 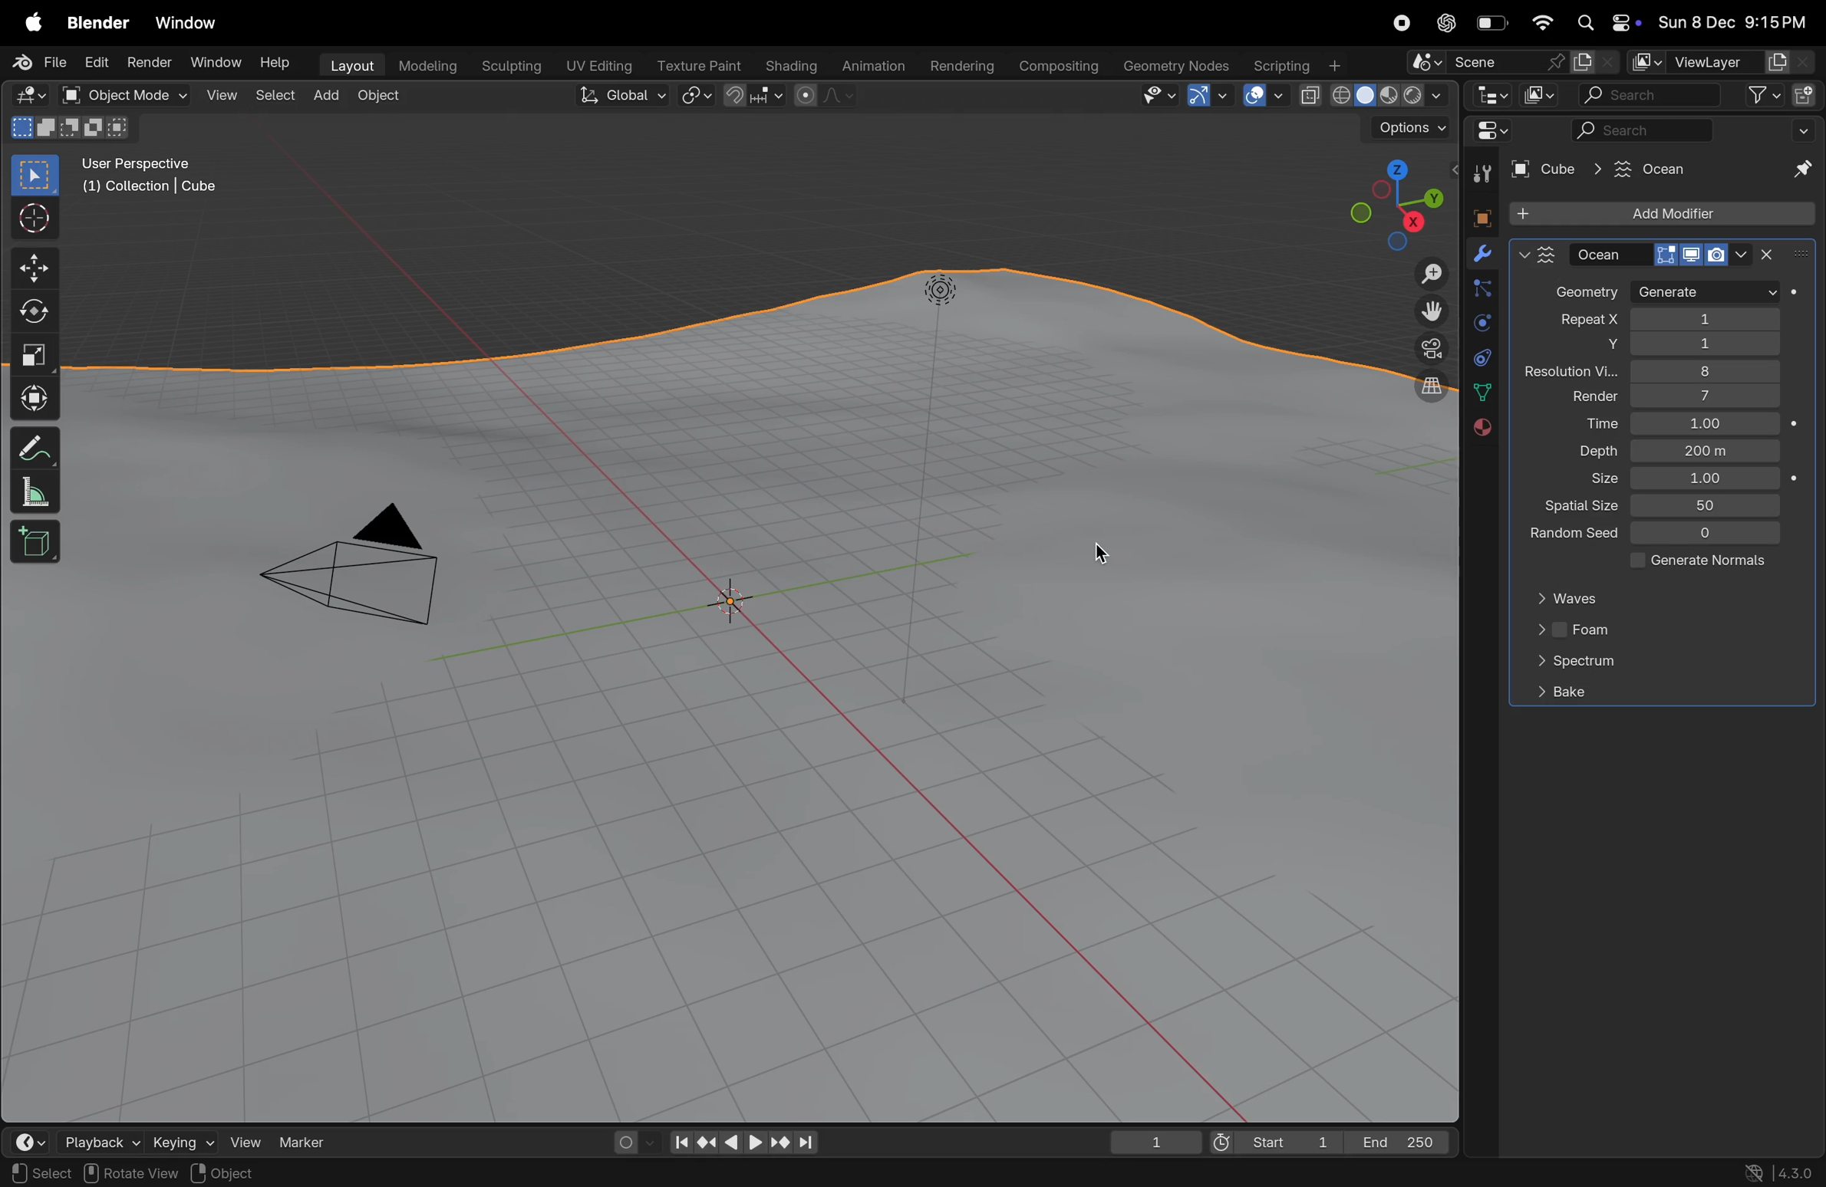 What do you see at coordinates (145, 165) in the screenshot?
I see `use erception` at bounding box center [145, 165].